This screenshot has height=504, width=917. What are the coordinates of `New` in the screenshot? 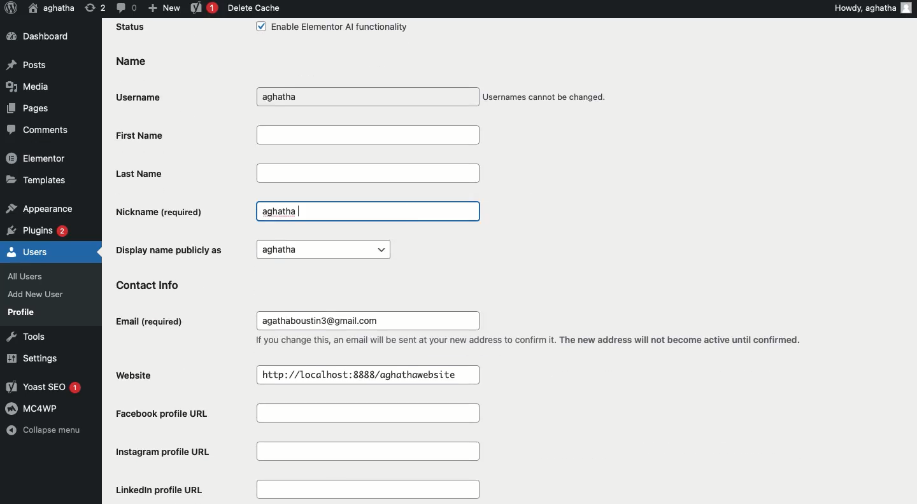 It's located at (164, 7).